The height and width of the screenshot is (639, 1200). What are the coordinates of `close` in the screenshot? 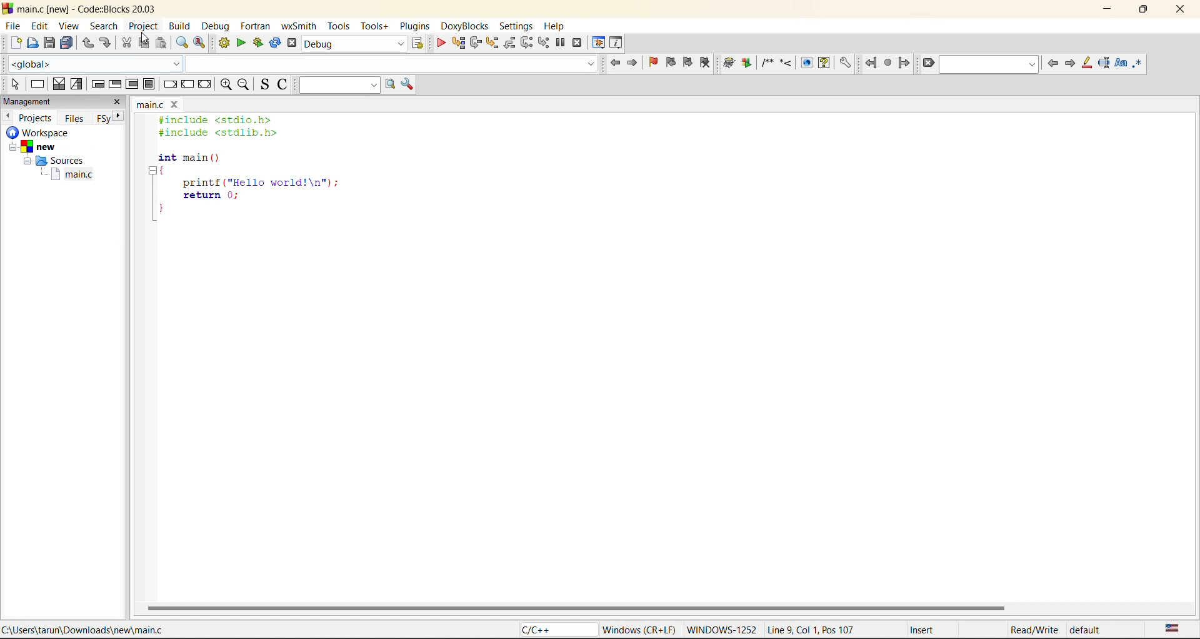 It's located at (119, 101).